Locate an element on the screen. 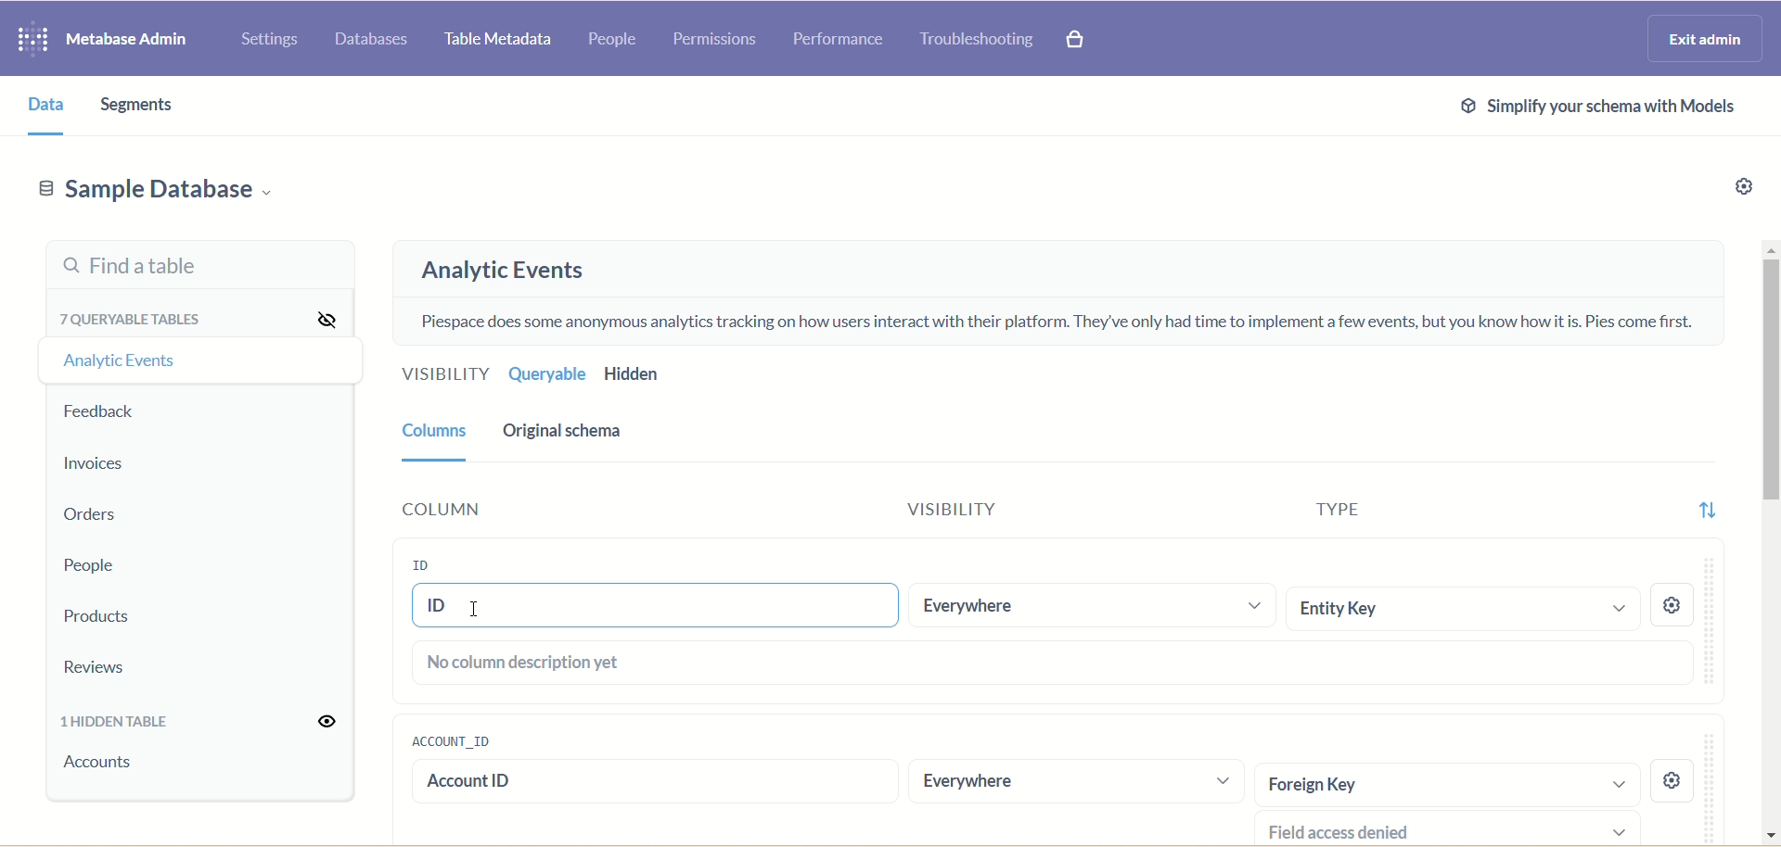 The image size is (1781, 847). Type is located at coordinates (1342, 504).